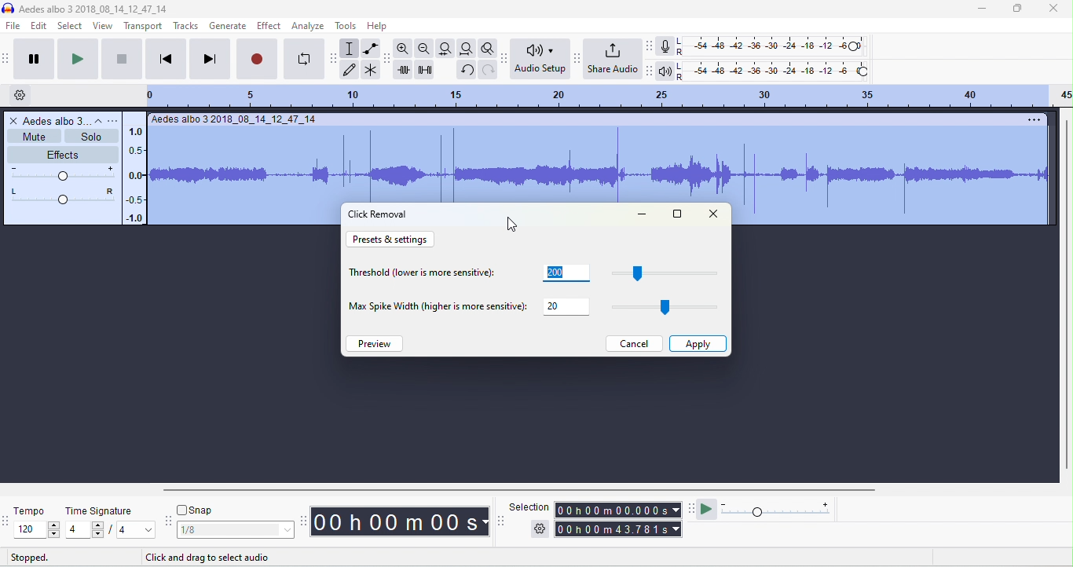 The image size is (1073, 567). I want to click on select, so click(71, 26).